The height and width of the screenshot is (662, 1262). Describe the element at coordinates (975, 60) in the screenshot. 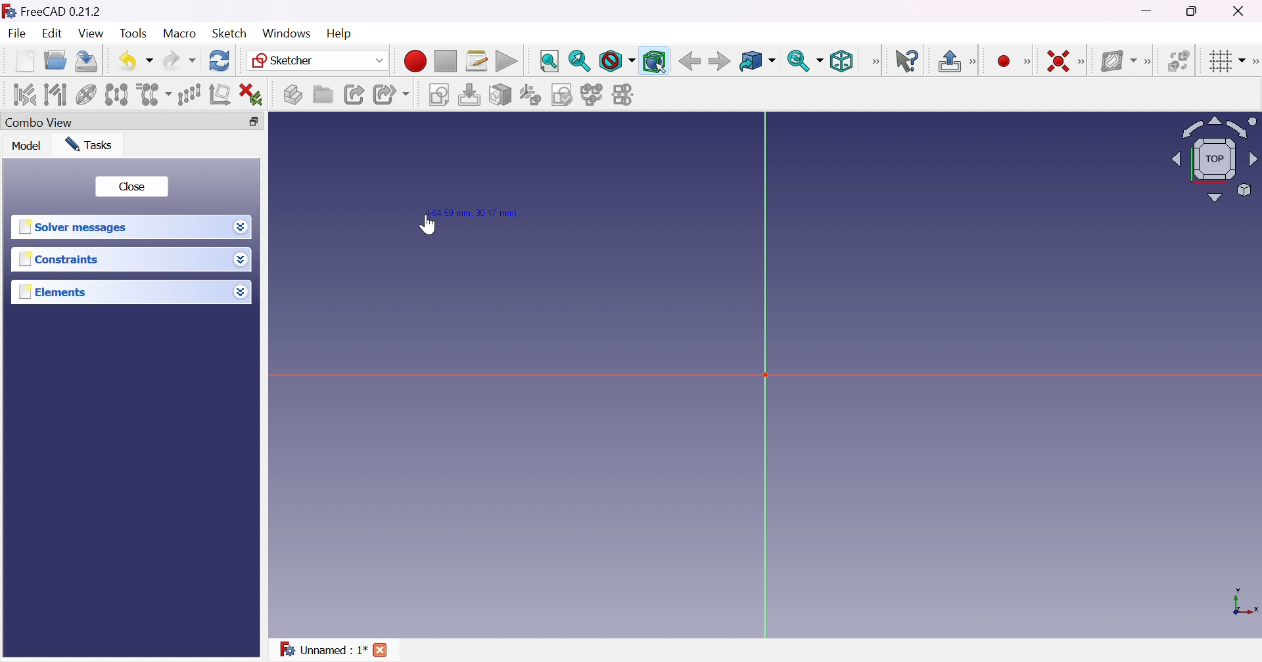

I see `[Sketcher edit mode]` at that location.